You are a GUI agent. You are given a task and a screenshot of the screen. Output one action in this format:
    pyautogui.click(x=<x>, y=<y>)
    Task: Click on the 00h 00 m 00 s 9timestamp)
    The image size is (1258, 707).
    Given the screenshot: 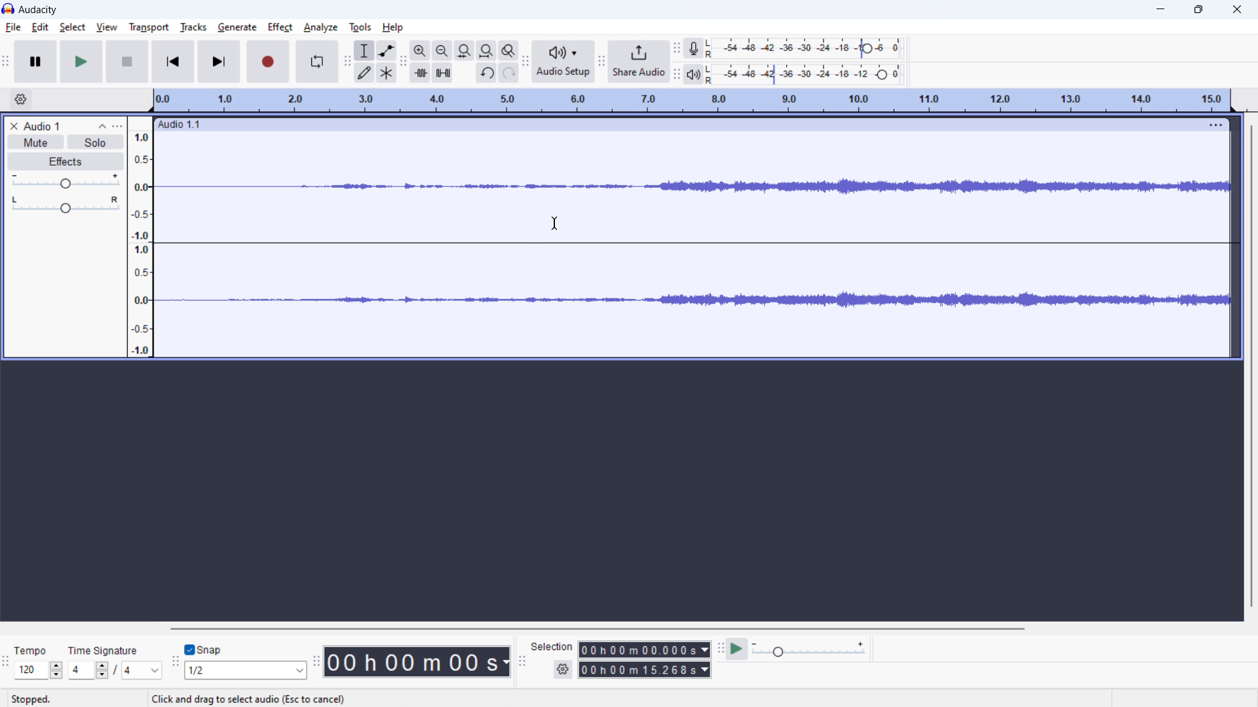 What is the action you would take?
    pyautogui.click(x=419, y=661)
    